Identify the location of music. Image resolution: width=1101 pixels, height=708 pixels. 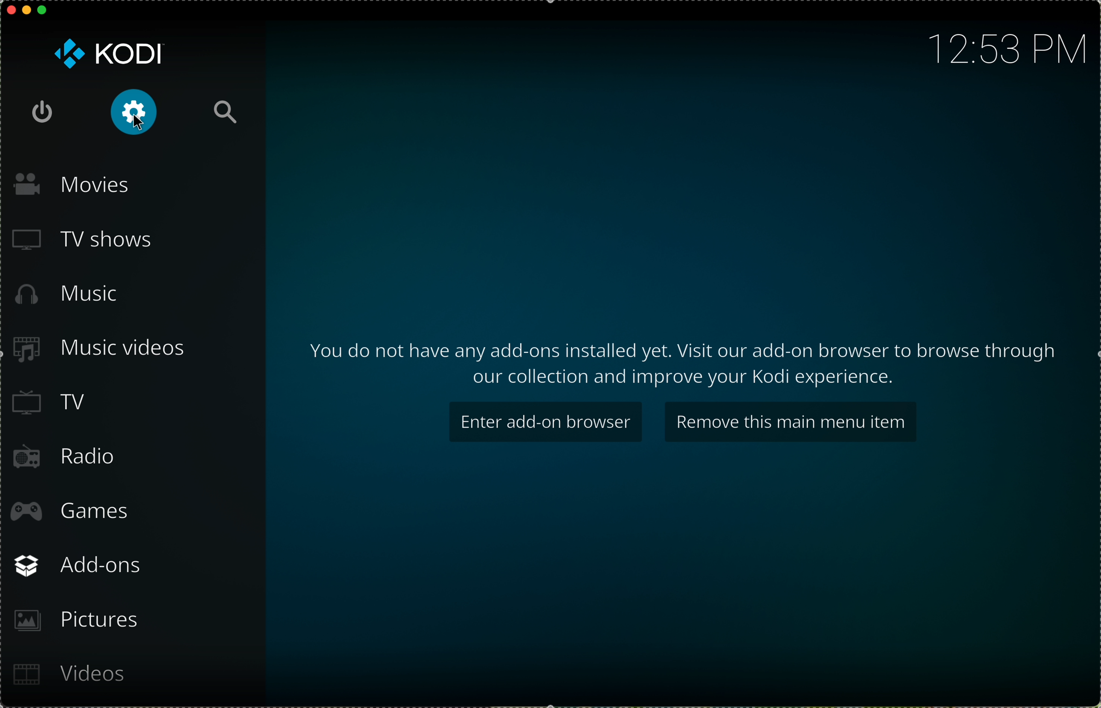
(76, 295).